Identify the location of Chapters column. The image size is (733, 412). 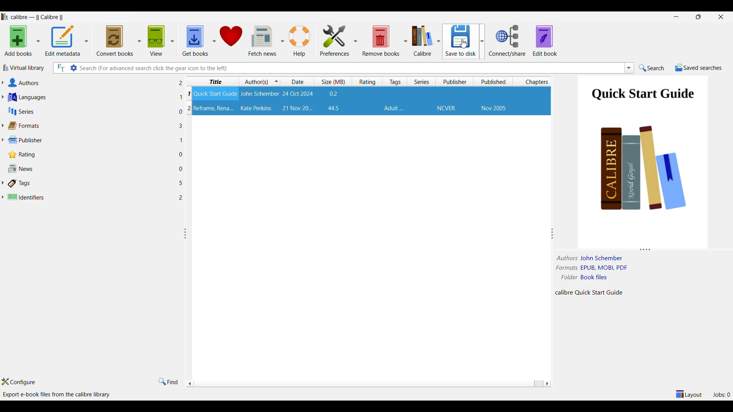
(535, 82).